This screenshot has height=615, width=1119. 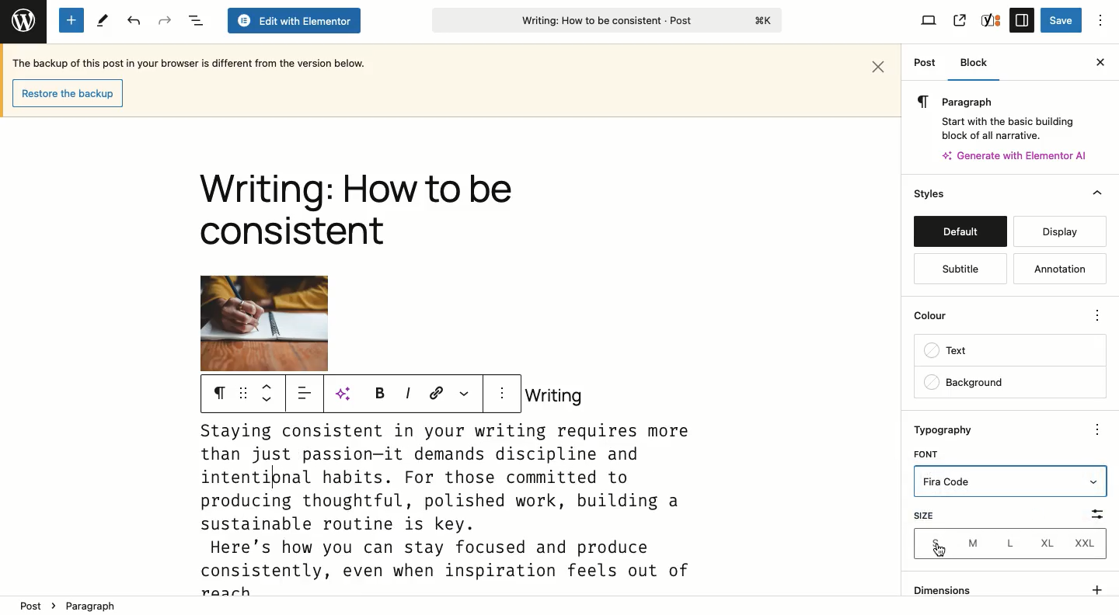 What do you see at coordinates (925, 64) in the screenshot?
I see `Post` at bounding box center [925, 64].